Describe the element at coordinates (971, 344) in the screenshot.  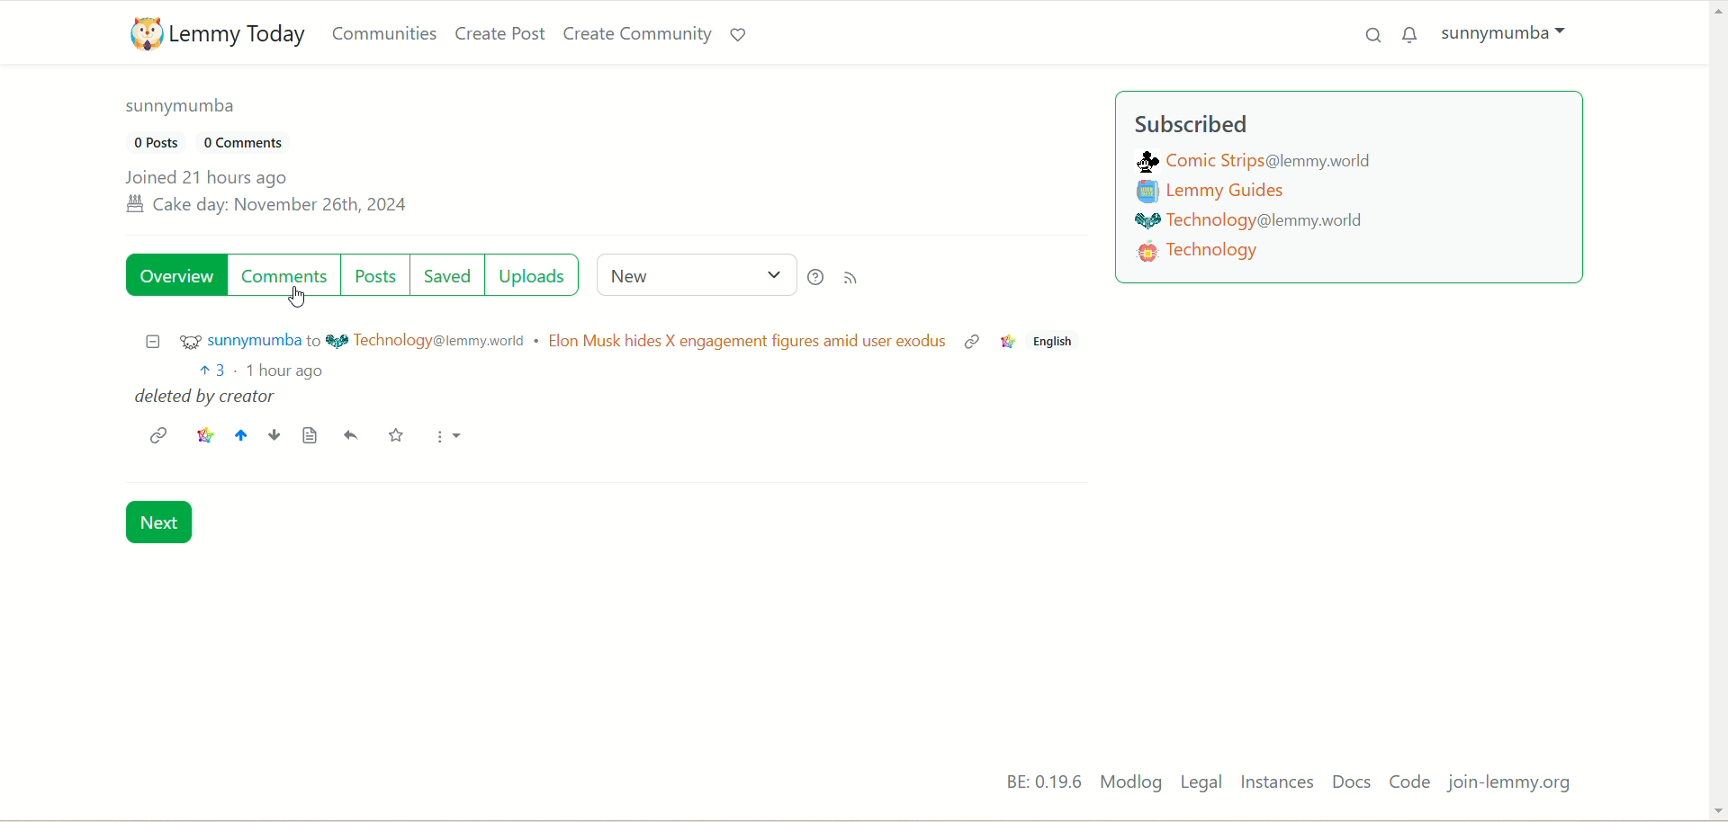
I see `` at that location.